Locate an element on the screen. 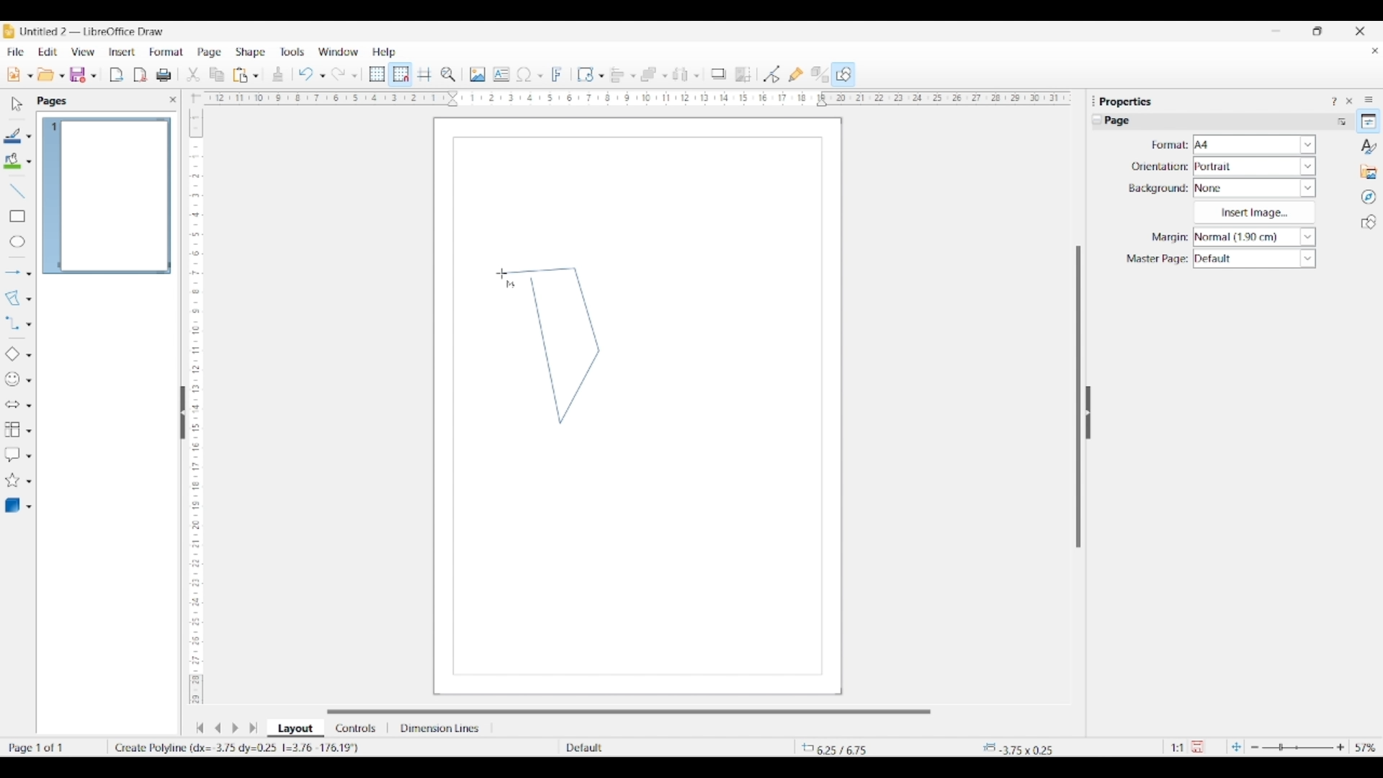 Image resolution: width=1383 pixels, height=778 pixels. Save options is located at coordinates (94, 76).